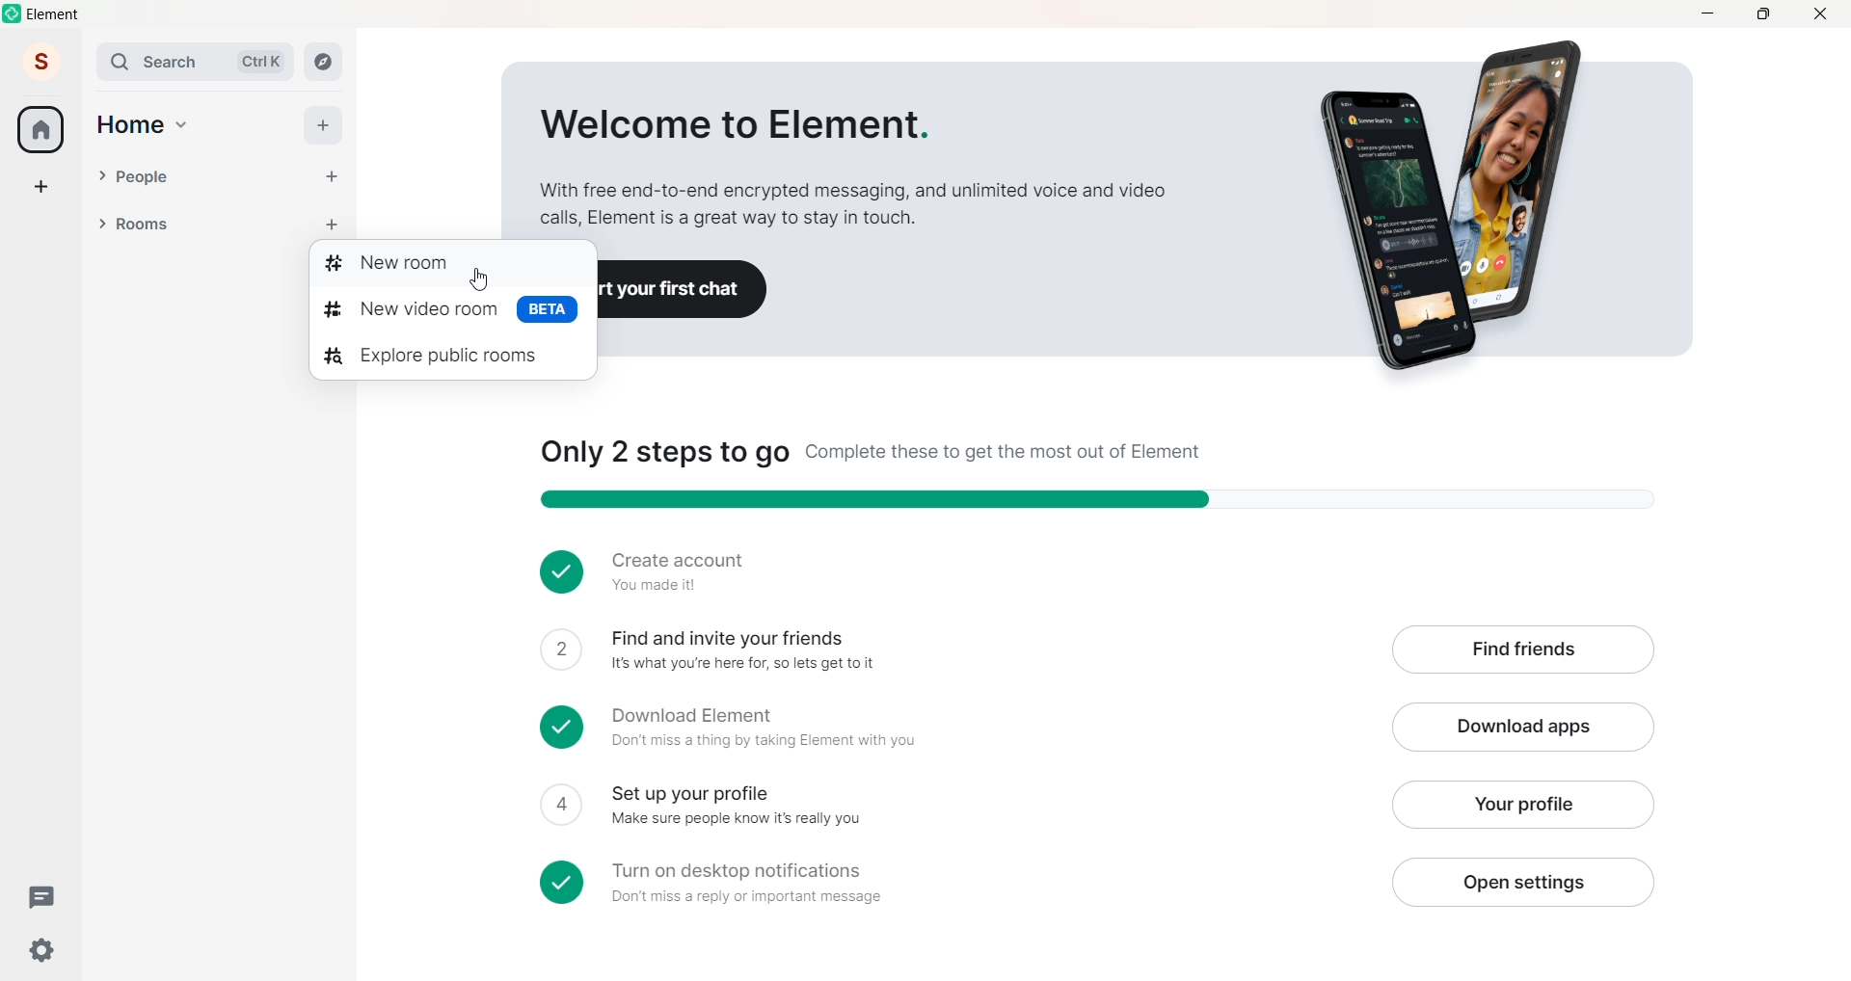 This screenshot has width=1851, height=981. I want to click on Home Drop Down, so click(182, 125).